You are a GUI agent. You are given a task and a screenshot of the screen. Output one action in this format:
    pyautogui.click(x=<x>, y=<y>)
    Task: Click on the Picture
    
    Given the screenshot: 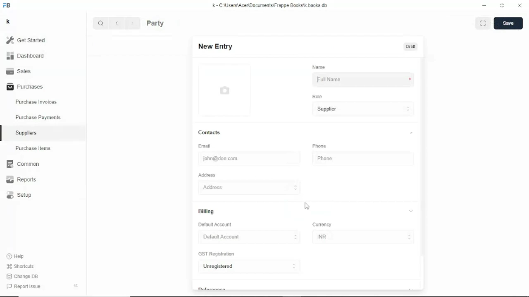 What is the action you would take?
    pyautogui.click(x=224, y=92)
    